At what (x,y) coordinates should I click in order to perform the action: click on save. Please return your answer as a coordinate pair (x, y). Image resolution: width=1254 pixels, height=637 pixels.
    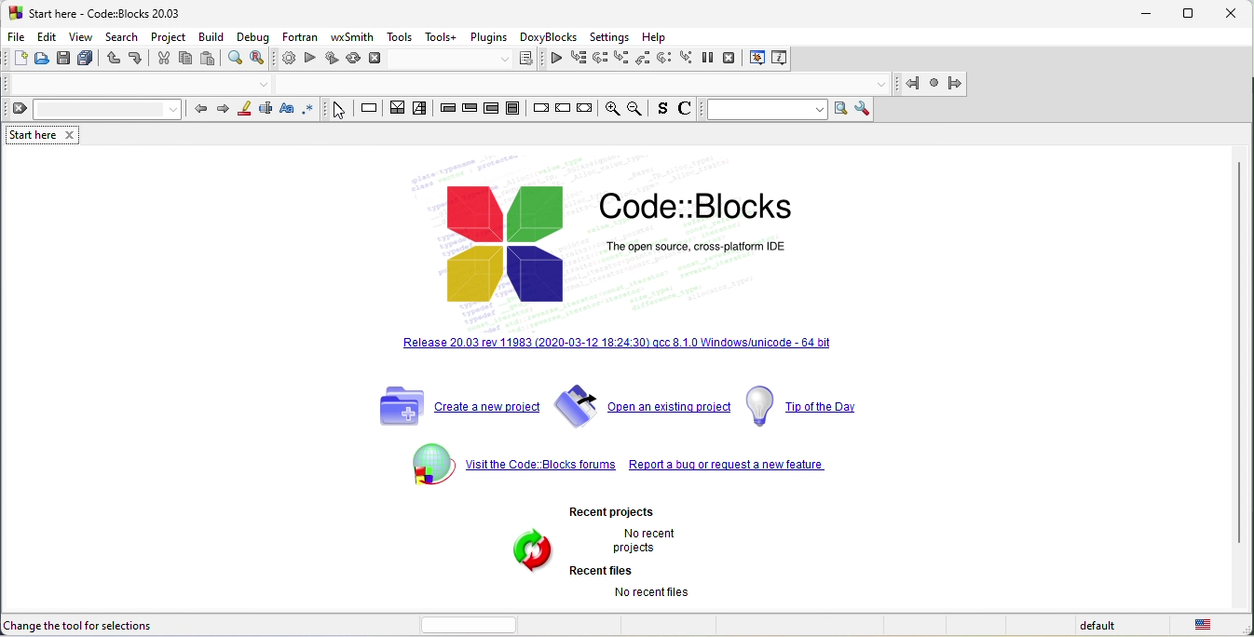
    Looking at the image, I should click on (63, 61).